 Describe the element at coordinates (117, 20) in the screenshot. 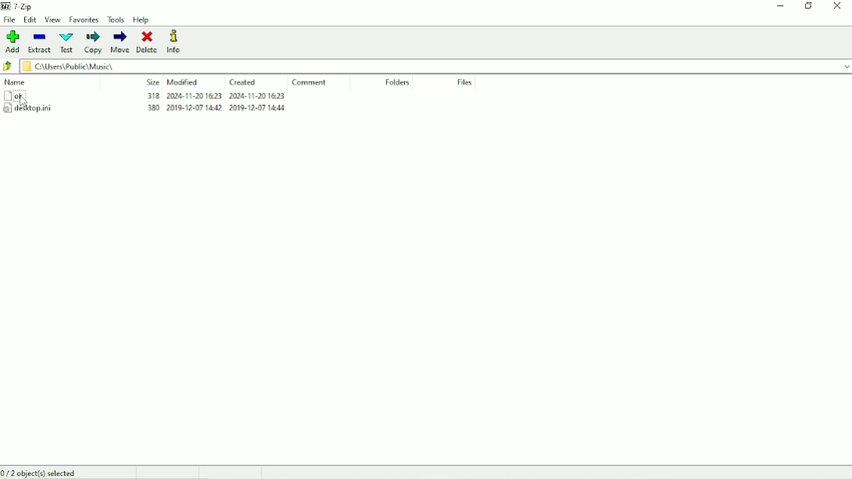

I see `Tools` at that location.